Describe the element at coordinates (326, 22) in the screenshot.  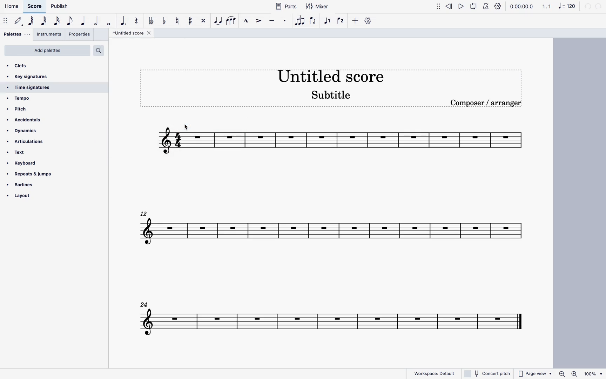
I see `voice 1` at that location.